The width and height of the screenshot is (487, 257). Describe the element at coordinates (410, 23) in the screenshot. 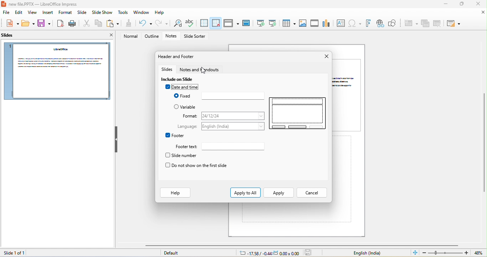

I see `new slide` at that location.